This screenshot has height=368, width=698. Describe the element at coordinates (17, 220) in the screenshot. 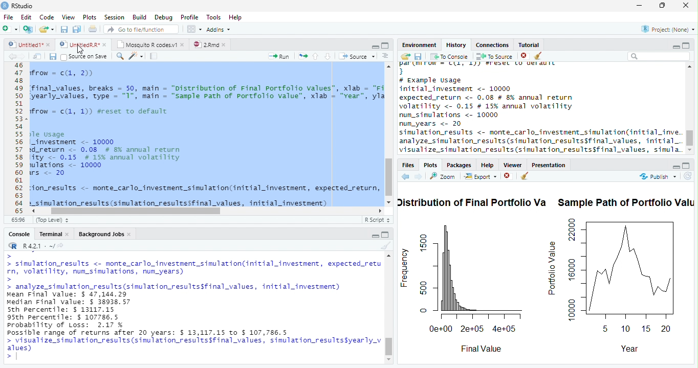

I see `1:1` at that location.